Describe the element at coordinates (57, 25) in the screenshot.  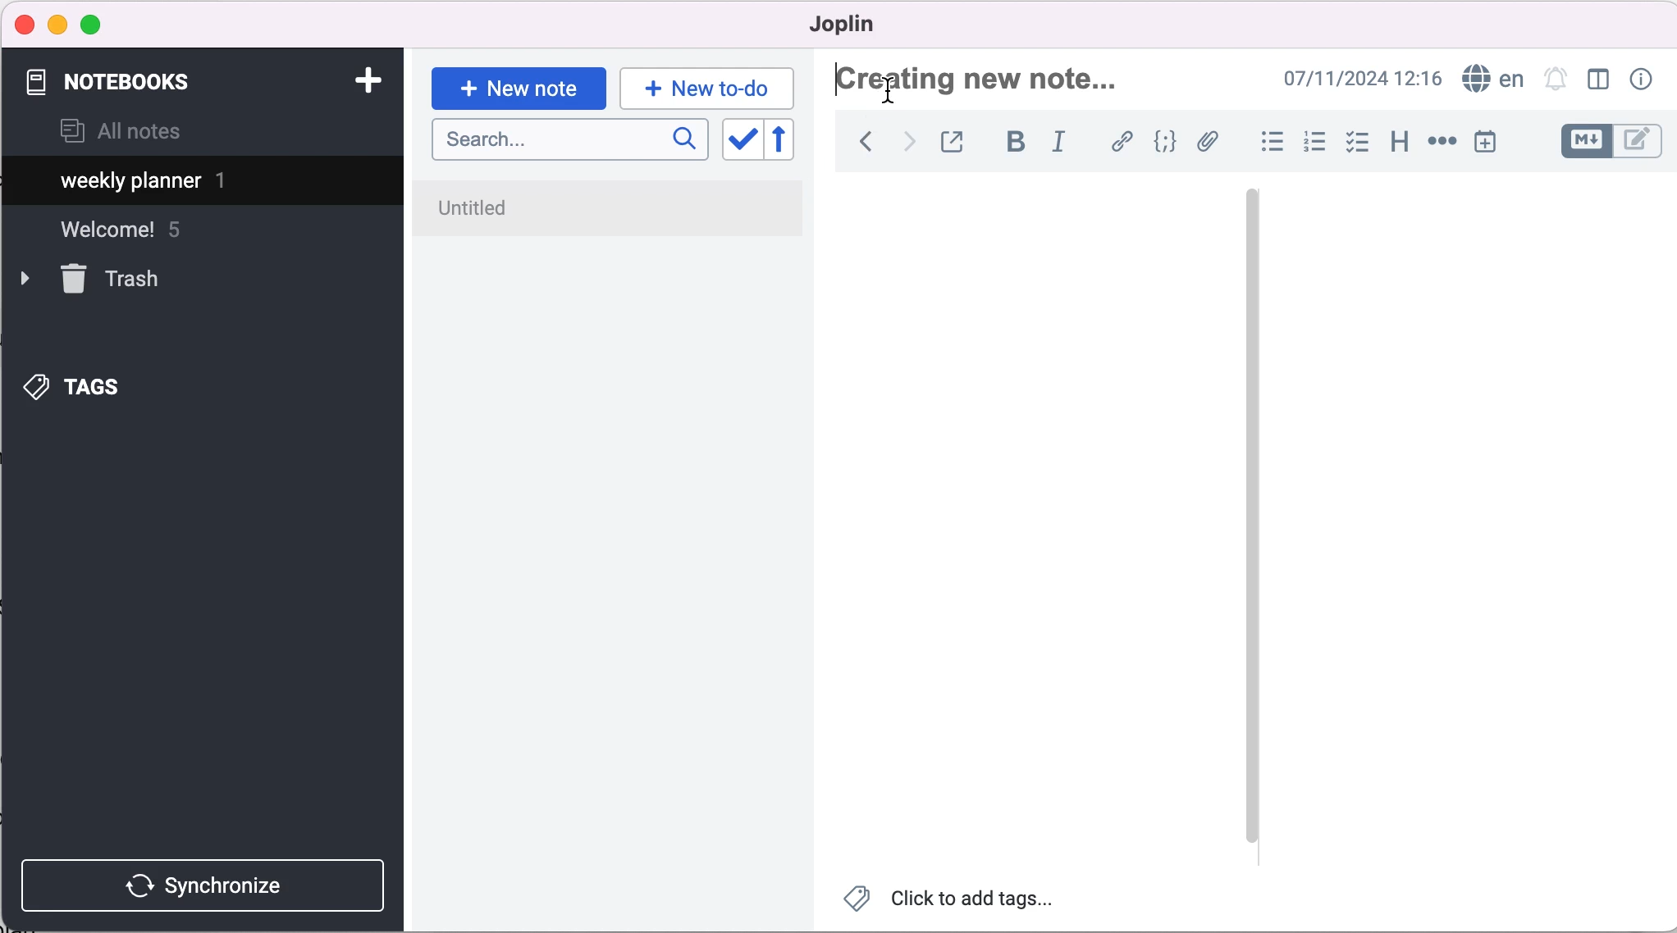
I see `minimize` at that location.